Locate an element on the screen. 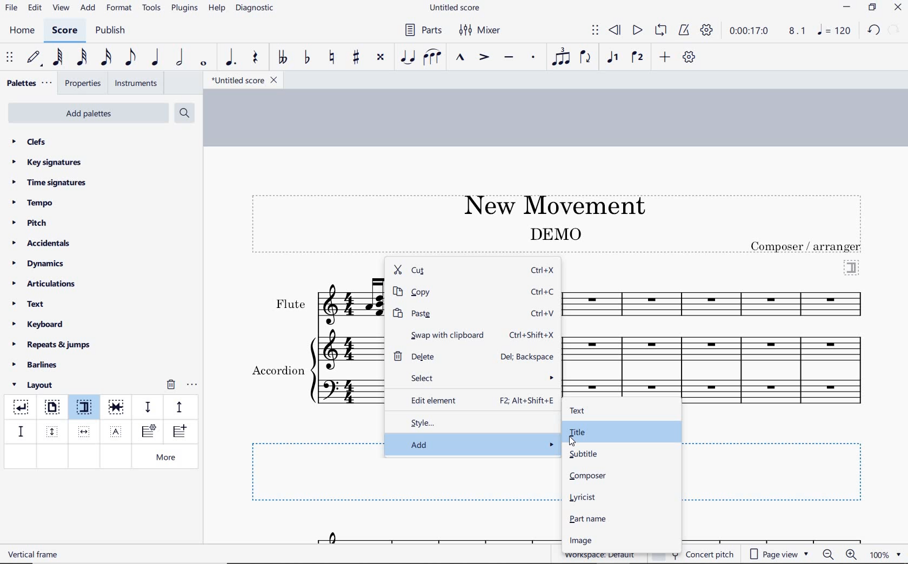 Image resolution: width=908 pixels, height=564 pixels. toggle double-sharp is located at coordinates (381, 57).